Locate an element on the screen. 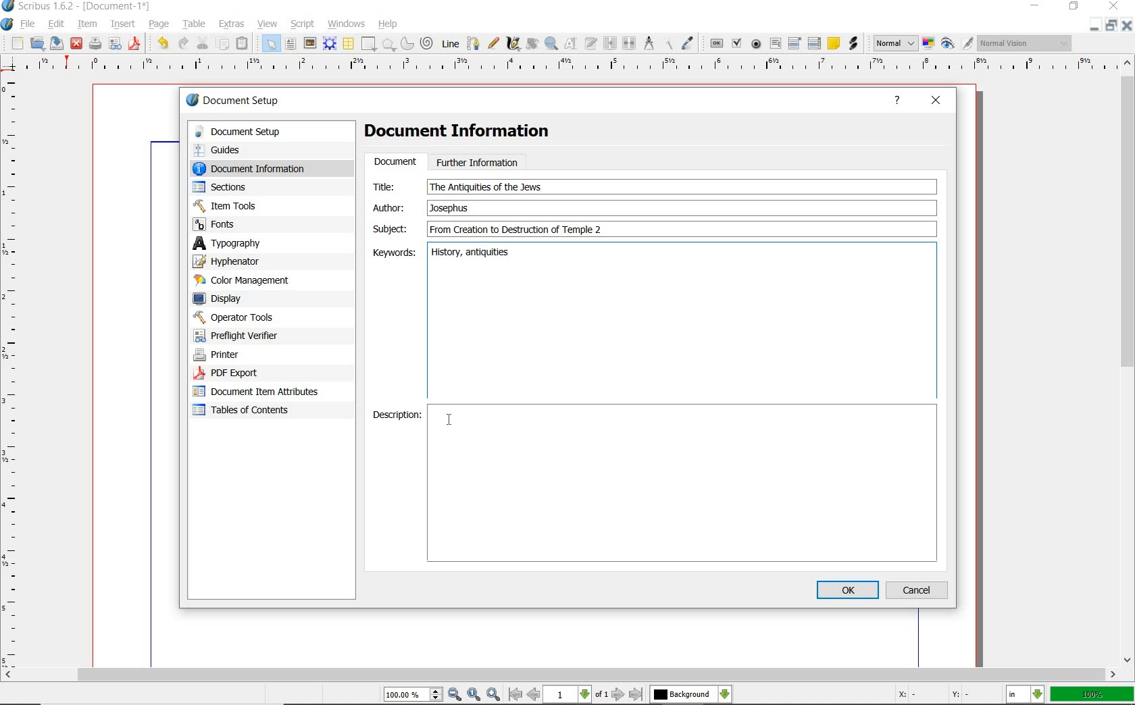 This screenshot has height=705, width=1135. printer is located at coordinates (249, 355).